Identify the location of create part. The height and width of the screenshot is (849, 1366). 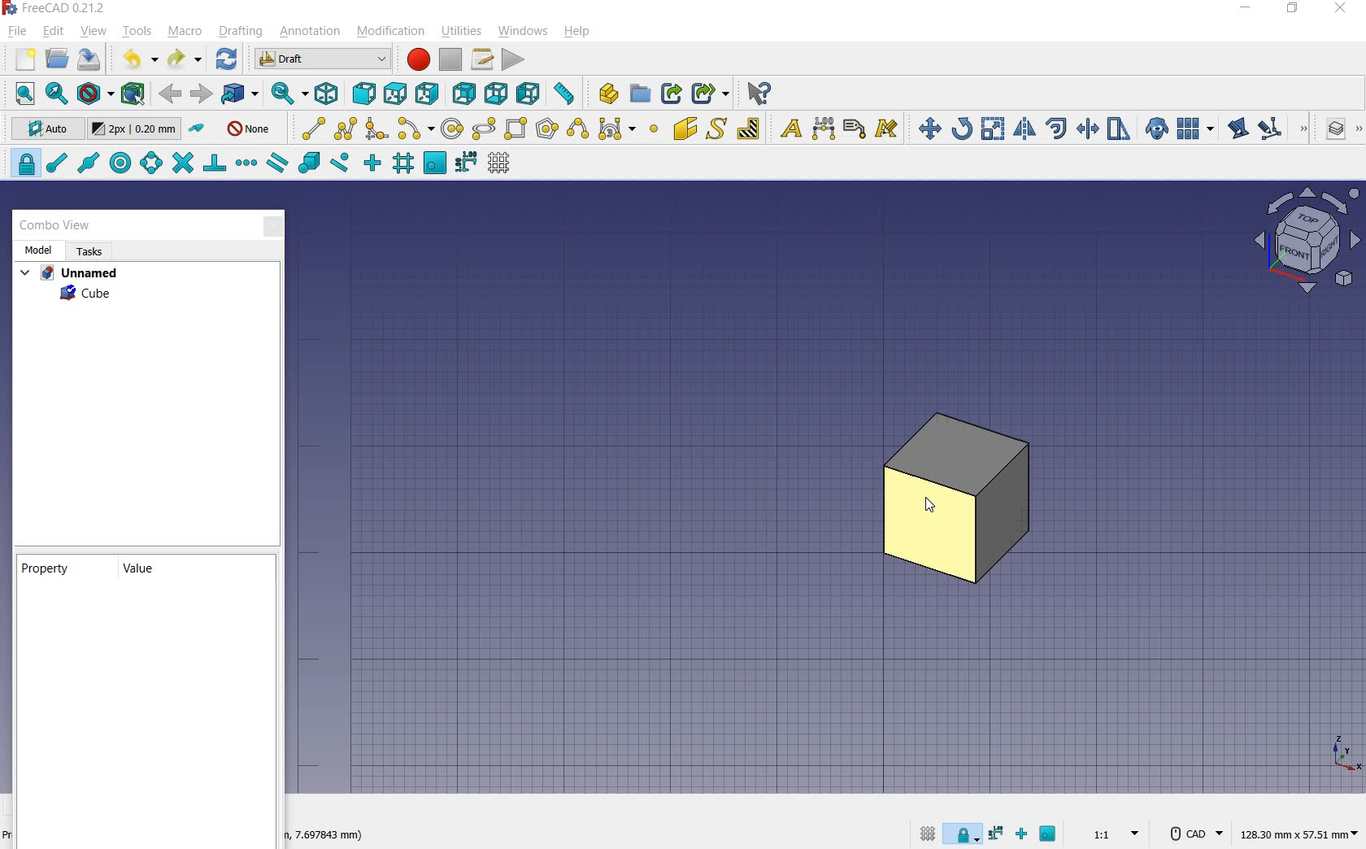
(604, 93).